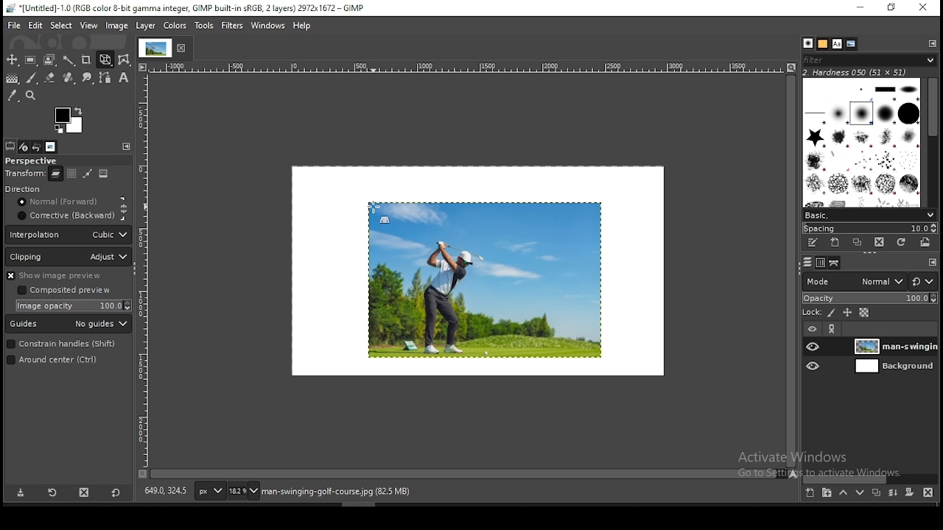  Describe the element at coordinates (60, 26) in the screenshot. I see `select` at that location.